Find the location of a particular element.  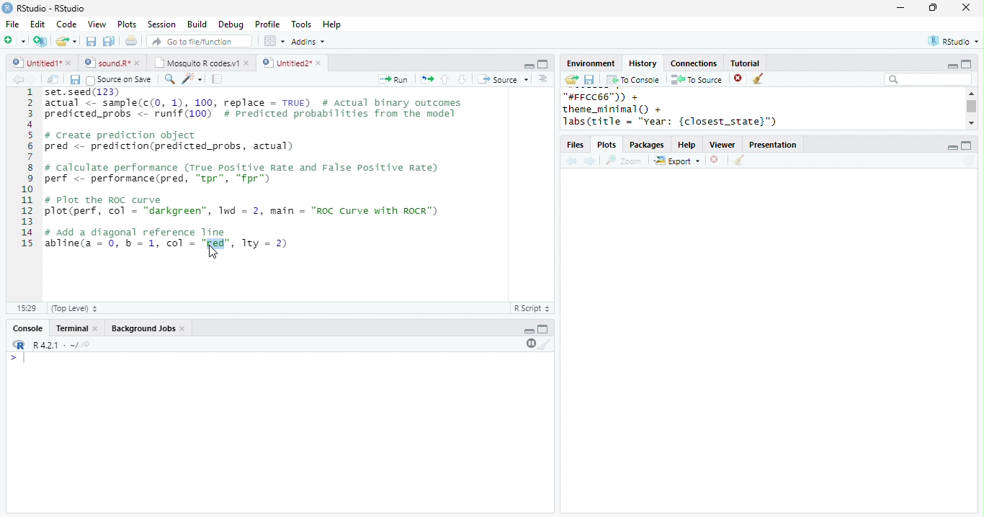

options is located at coordinates (273, 41).